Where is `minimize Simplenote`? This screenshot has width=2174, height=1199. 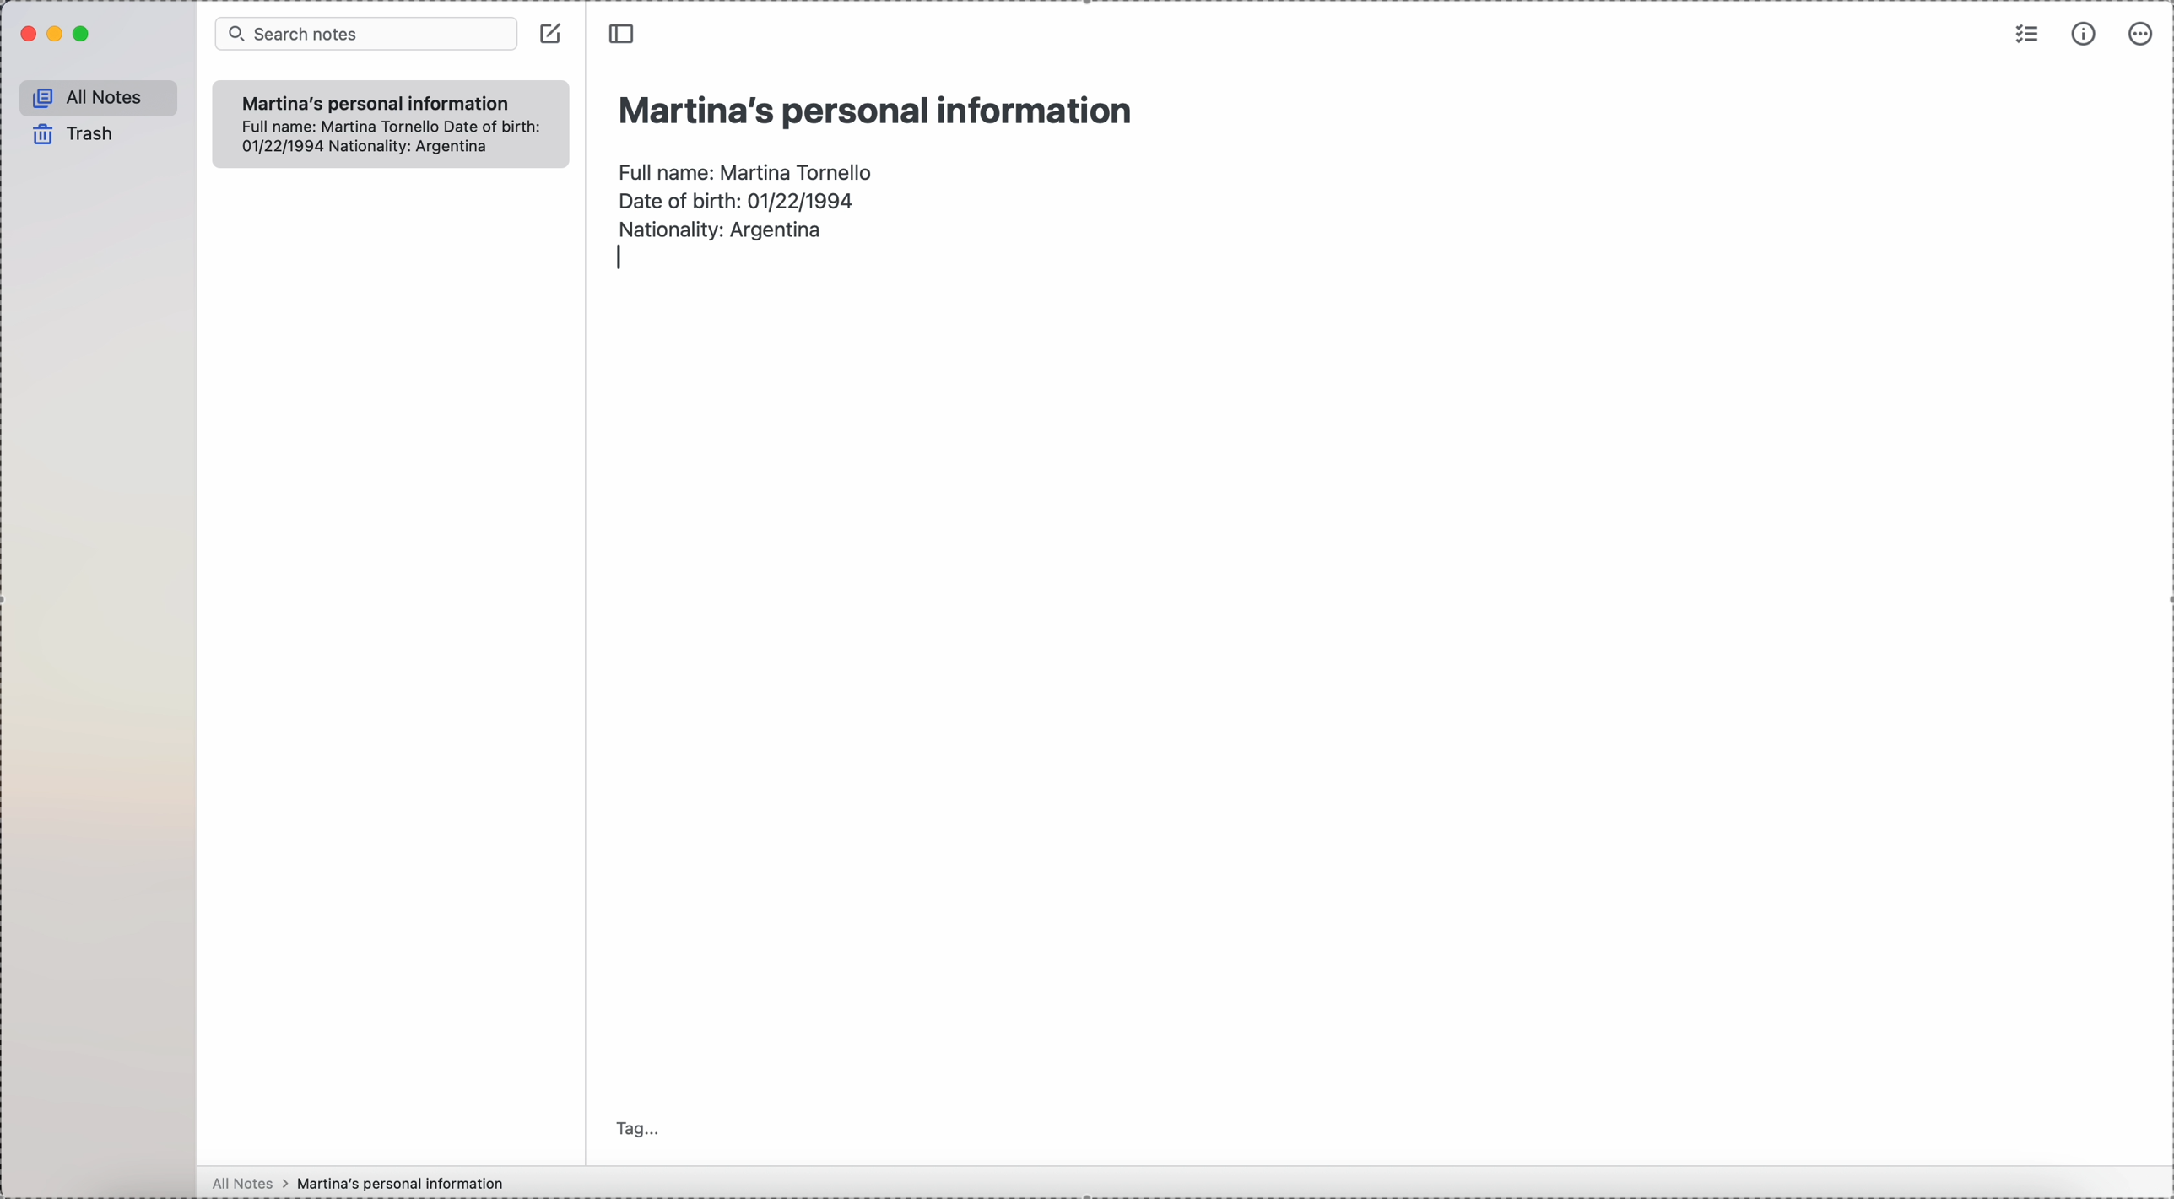 minimize Simplenote is located at coordinates (58, 34).